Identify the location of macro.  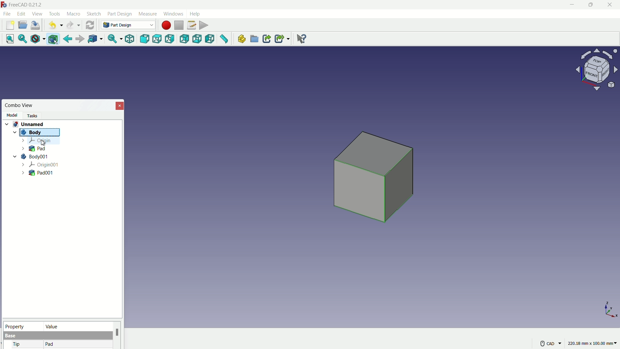
(74, 14).